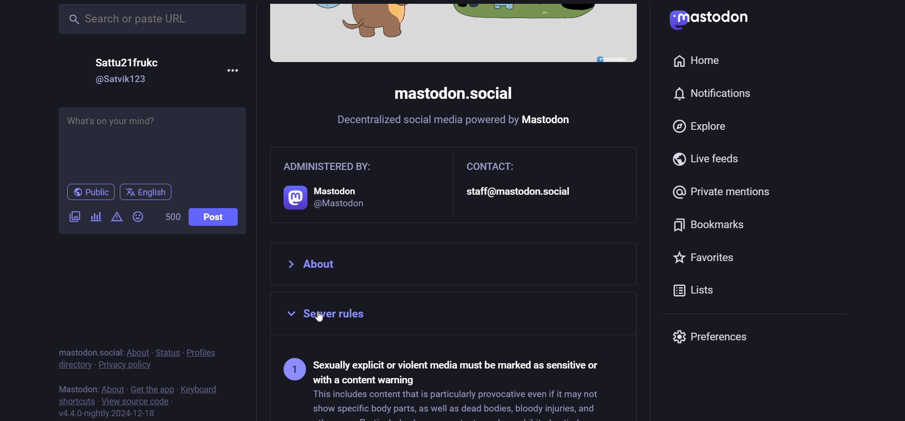  I want to click on instruction, so click(463, 123).